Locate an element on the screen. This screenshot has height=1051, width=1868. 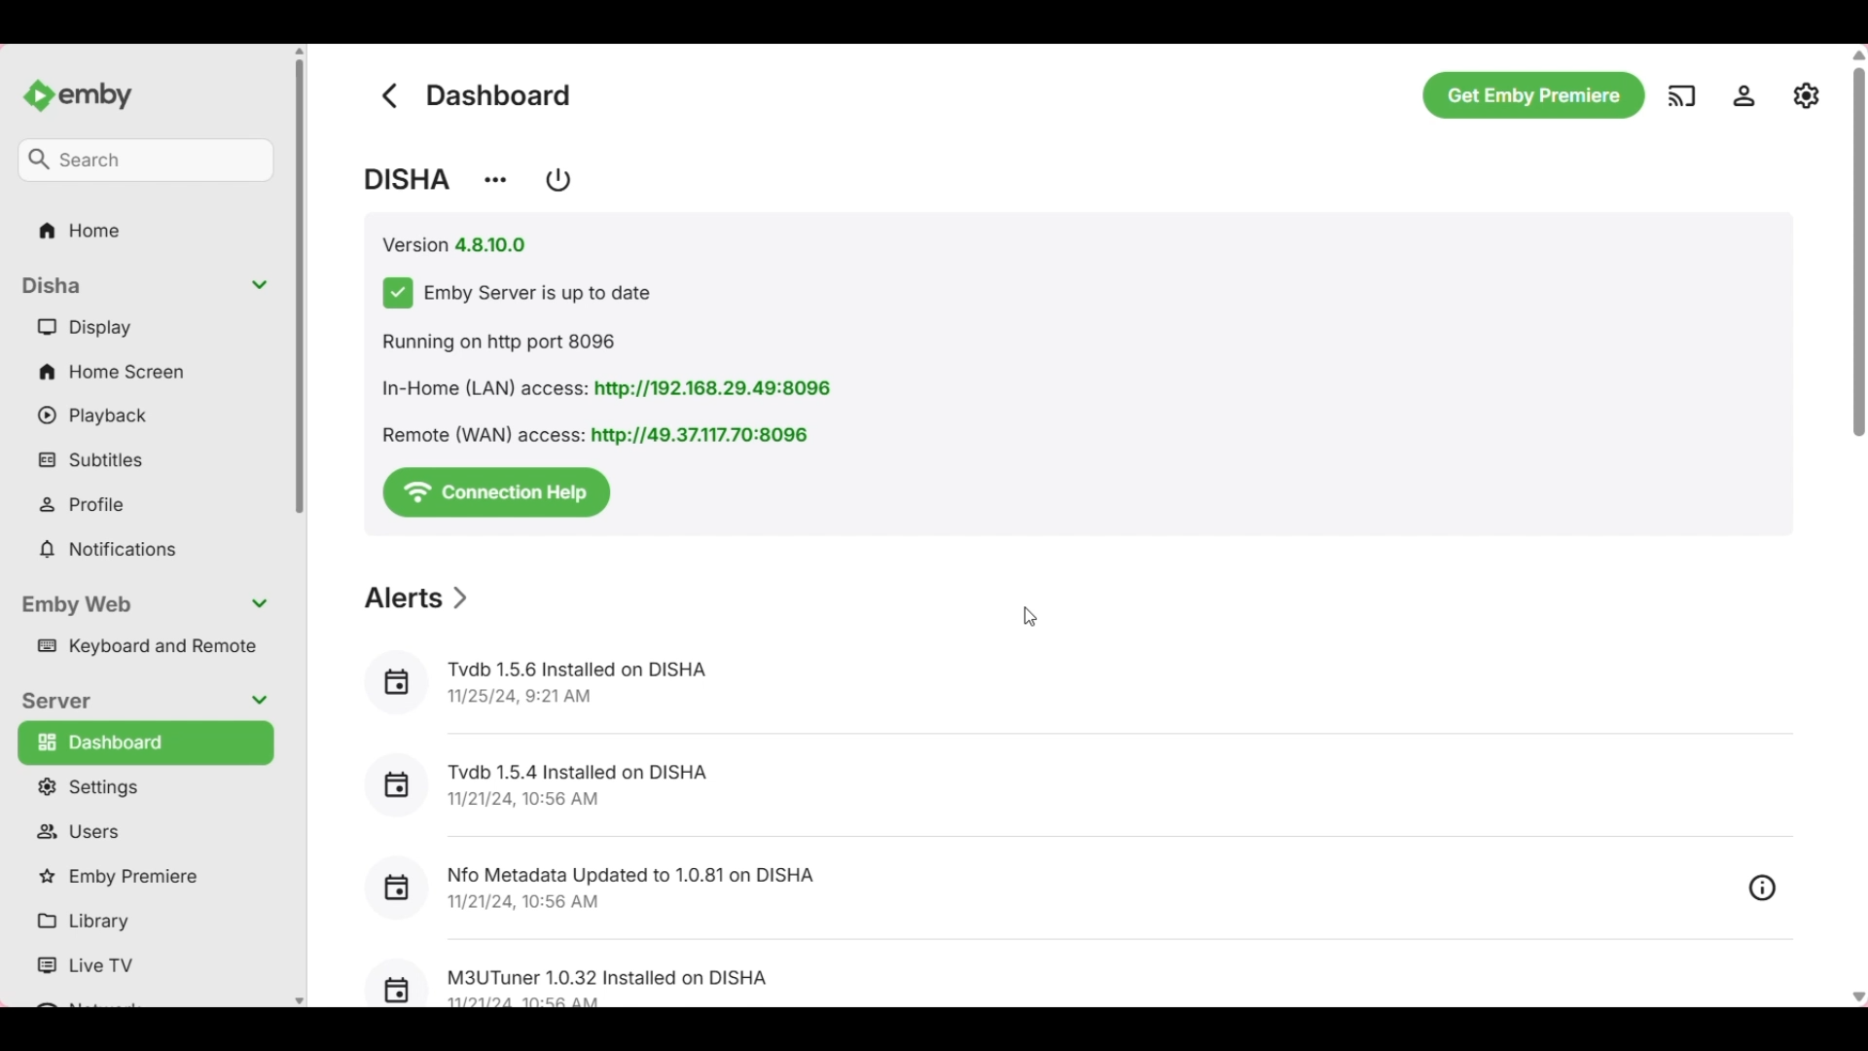
Get connection help is located at coordinates (498, 490).